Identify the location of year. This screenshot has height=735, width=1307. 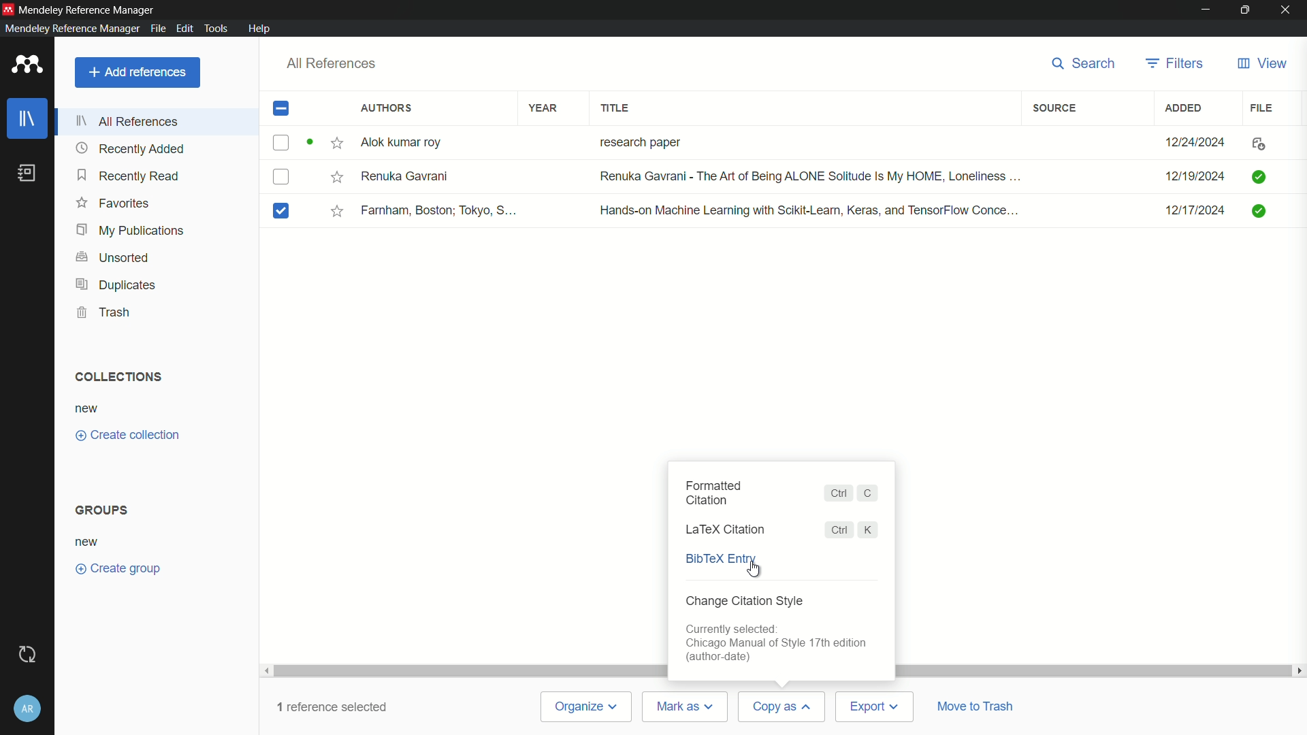
(544, 108).